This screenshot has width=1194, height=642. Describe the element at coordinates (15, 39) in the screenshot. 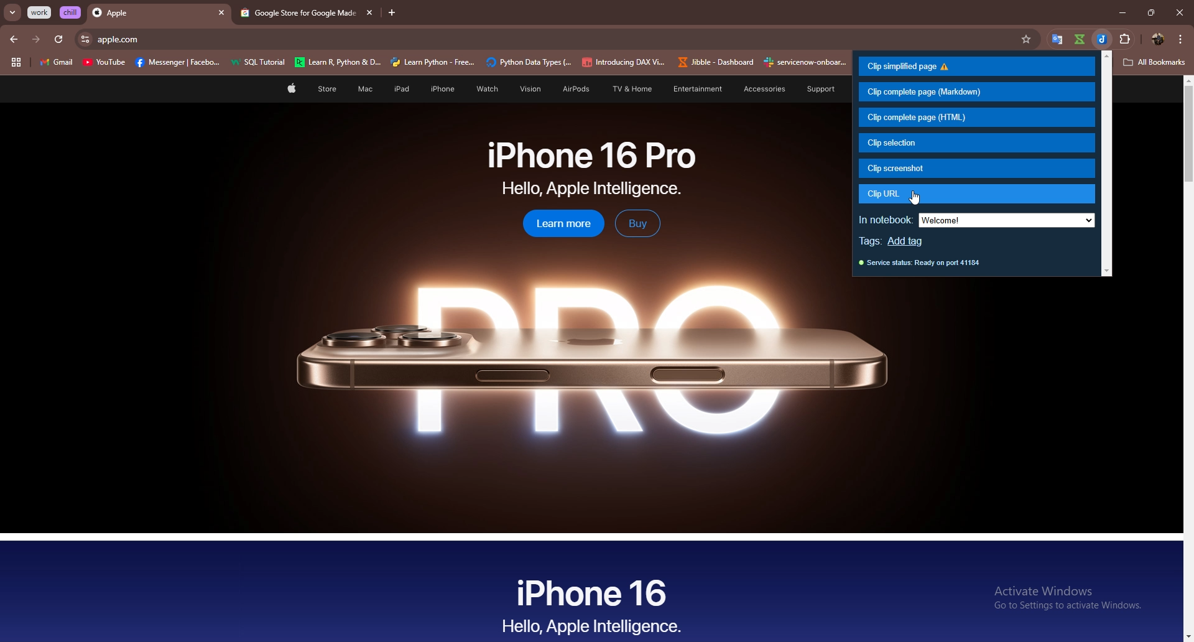

I see `back` at that location.